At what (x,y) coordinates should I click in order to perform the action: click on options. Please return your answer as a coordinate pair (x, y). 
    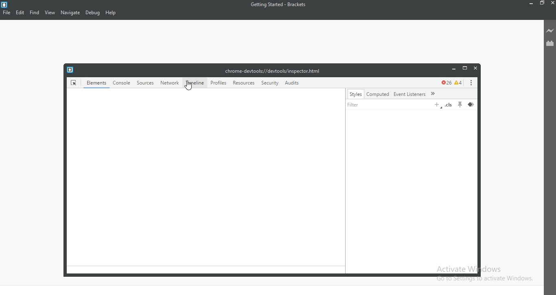
    Looking at the image, I should click on (470, 83).